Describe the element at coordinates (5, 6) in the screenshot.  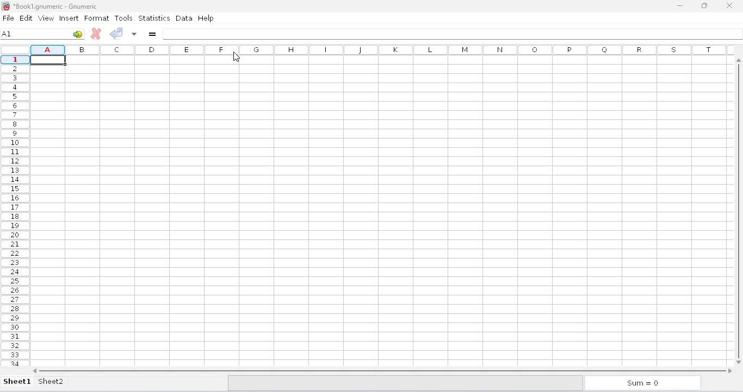
I see `logo` at that location.